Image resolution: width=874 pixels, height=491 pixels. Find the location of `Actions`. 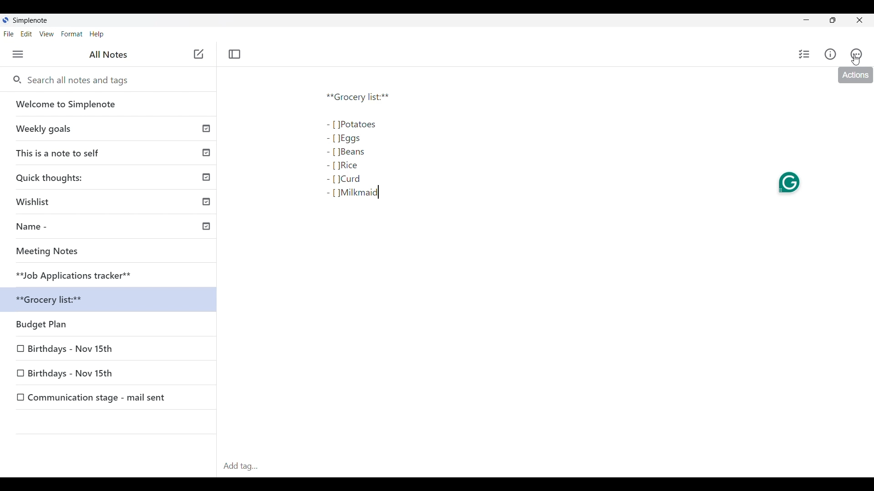

Actions is located at coordinates (856, 54).